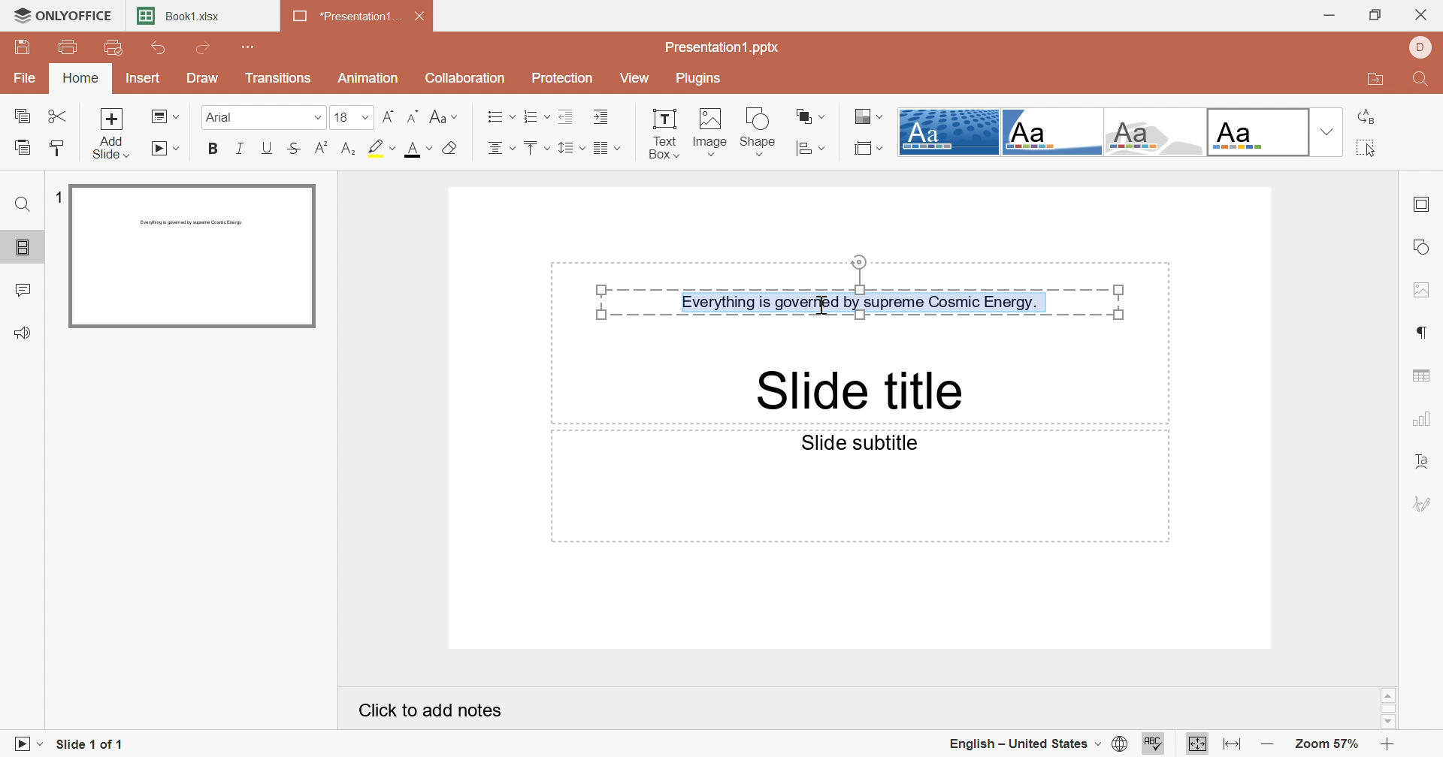 The height and width of the screenshot is (757, 1443). Describe the element at coordinates (573, 146) in the screenshot. I see `Line spacing` at that location.